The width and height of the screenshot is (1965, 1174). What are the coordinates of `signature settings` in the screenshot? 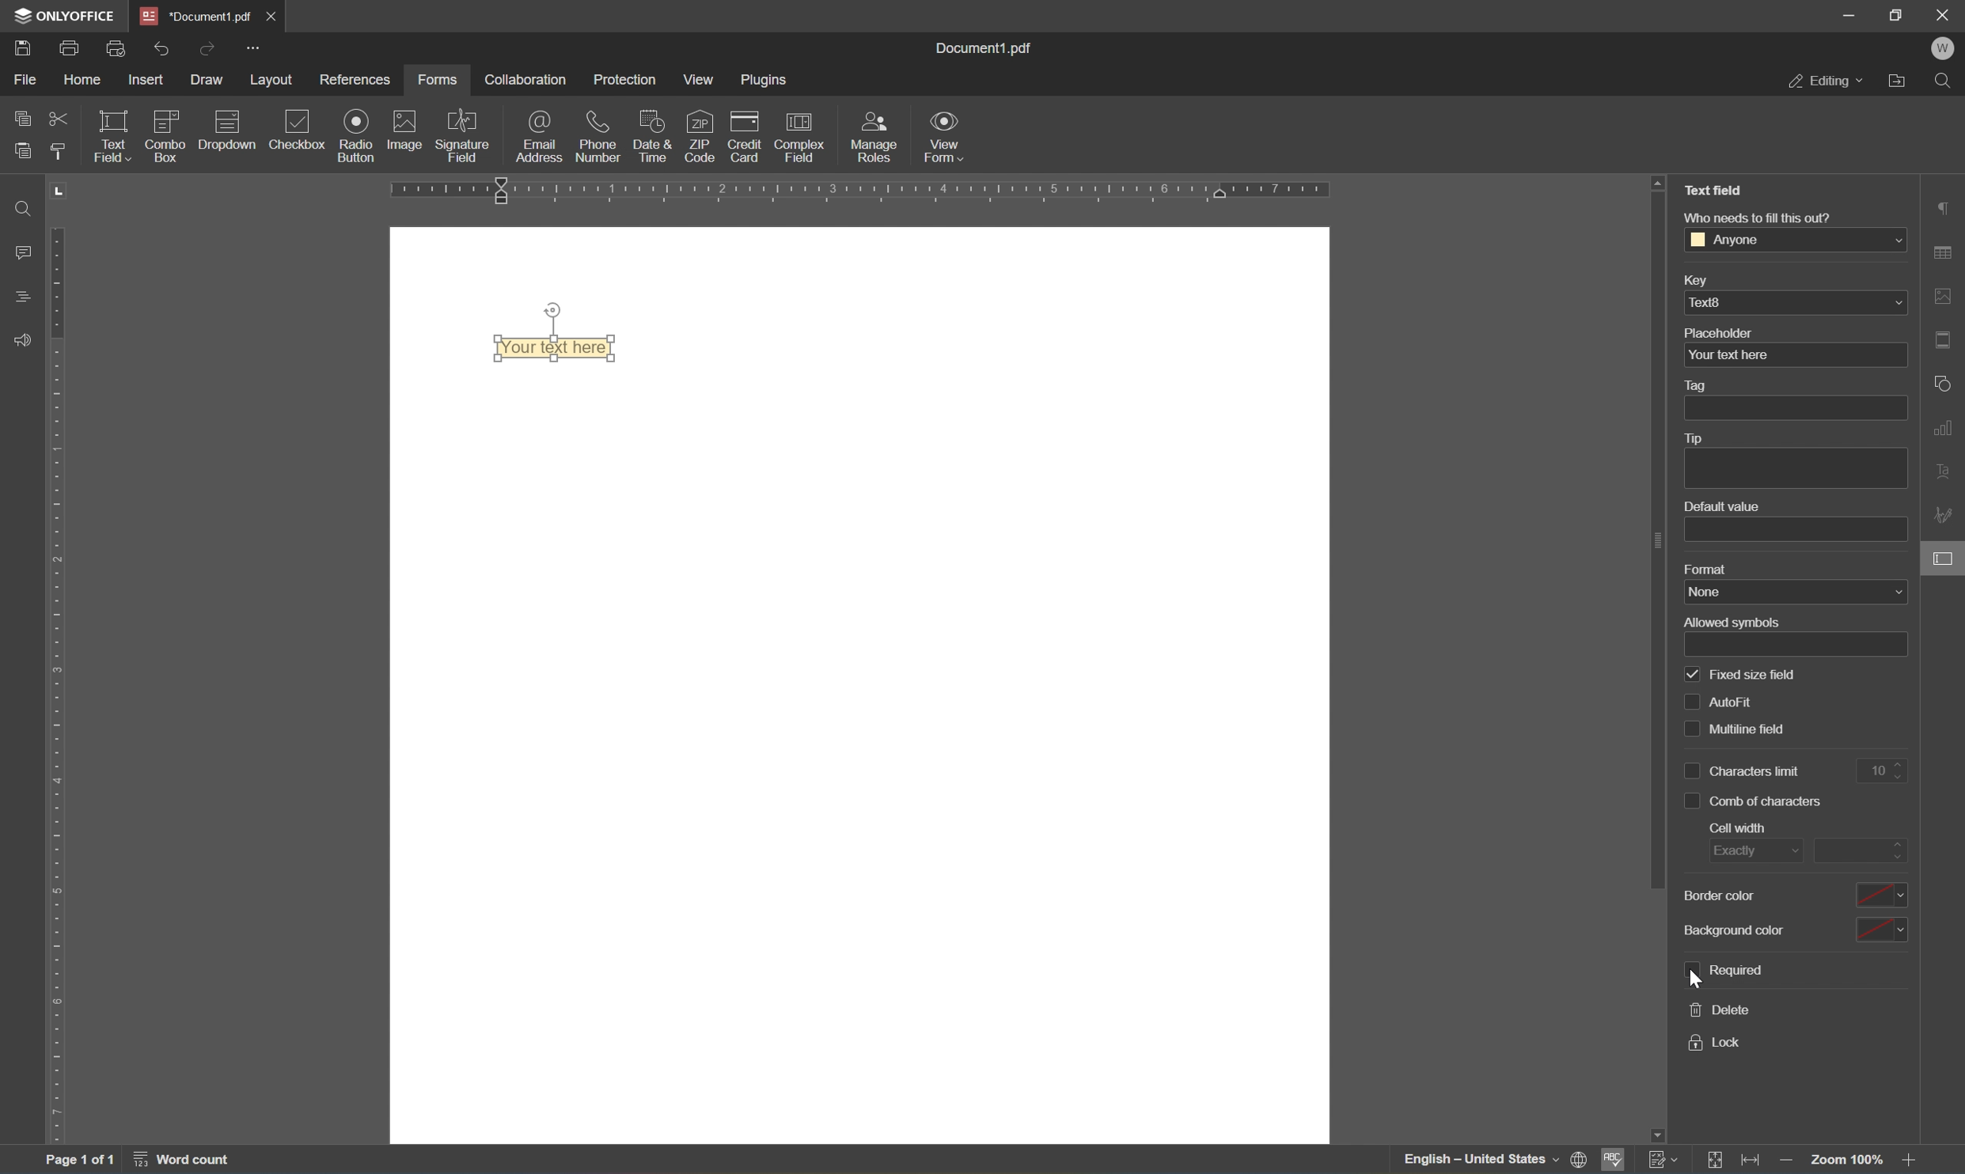 It's located at (1945, 515).